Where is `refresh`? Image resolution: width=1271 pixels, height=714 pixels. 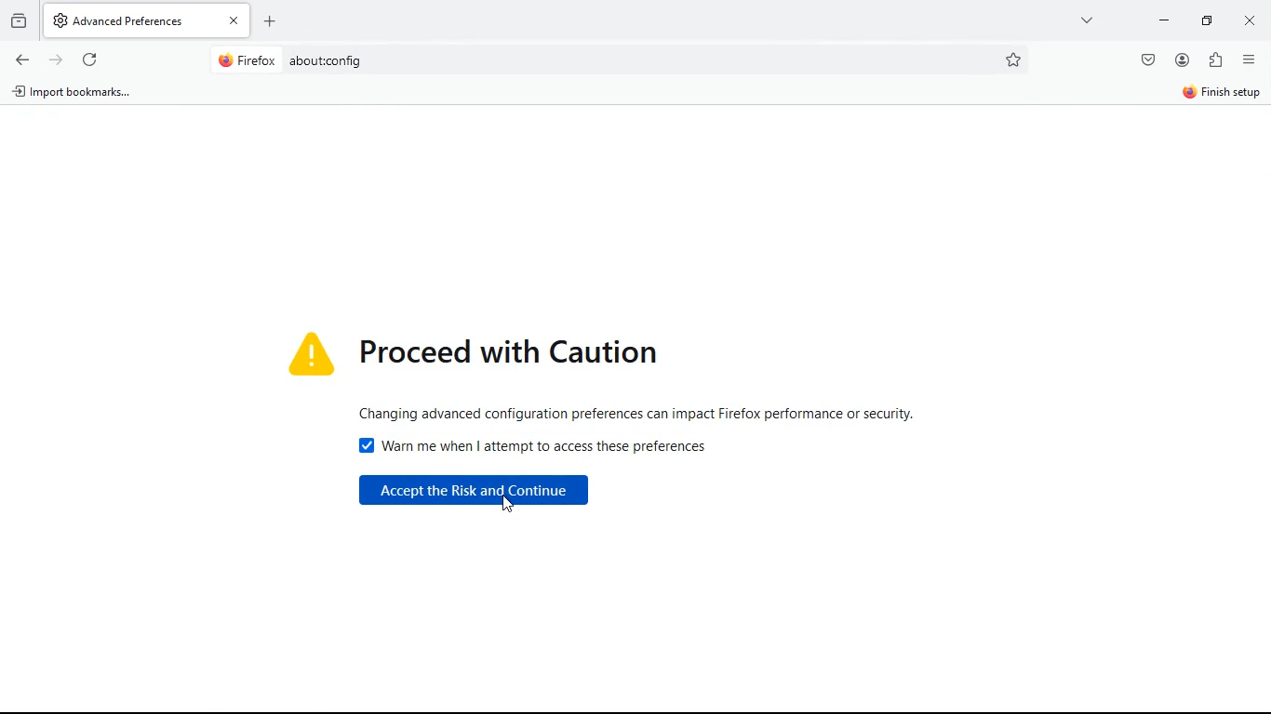
refresh is located at coordinates (92, 61).